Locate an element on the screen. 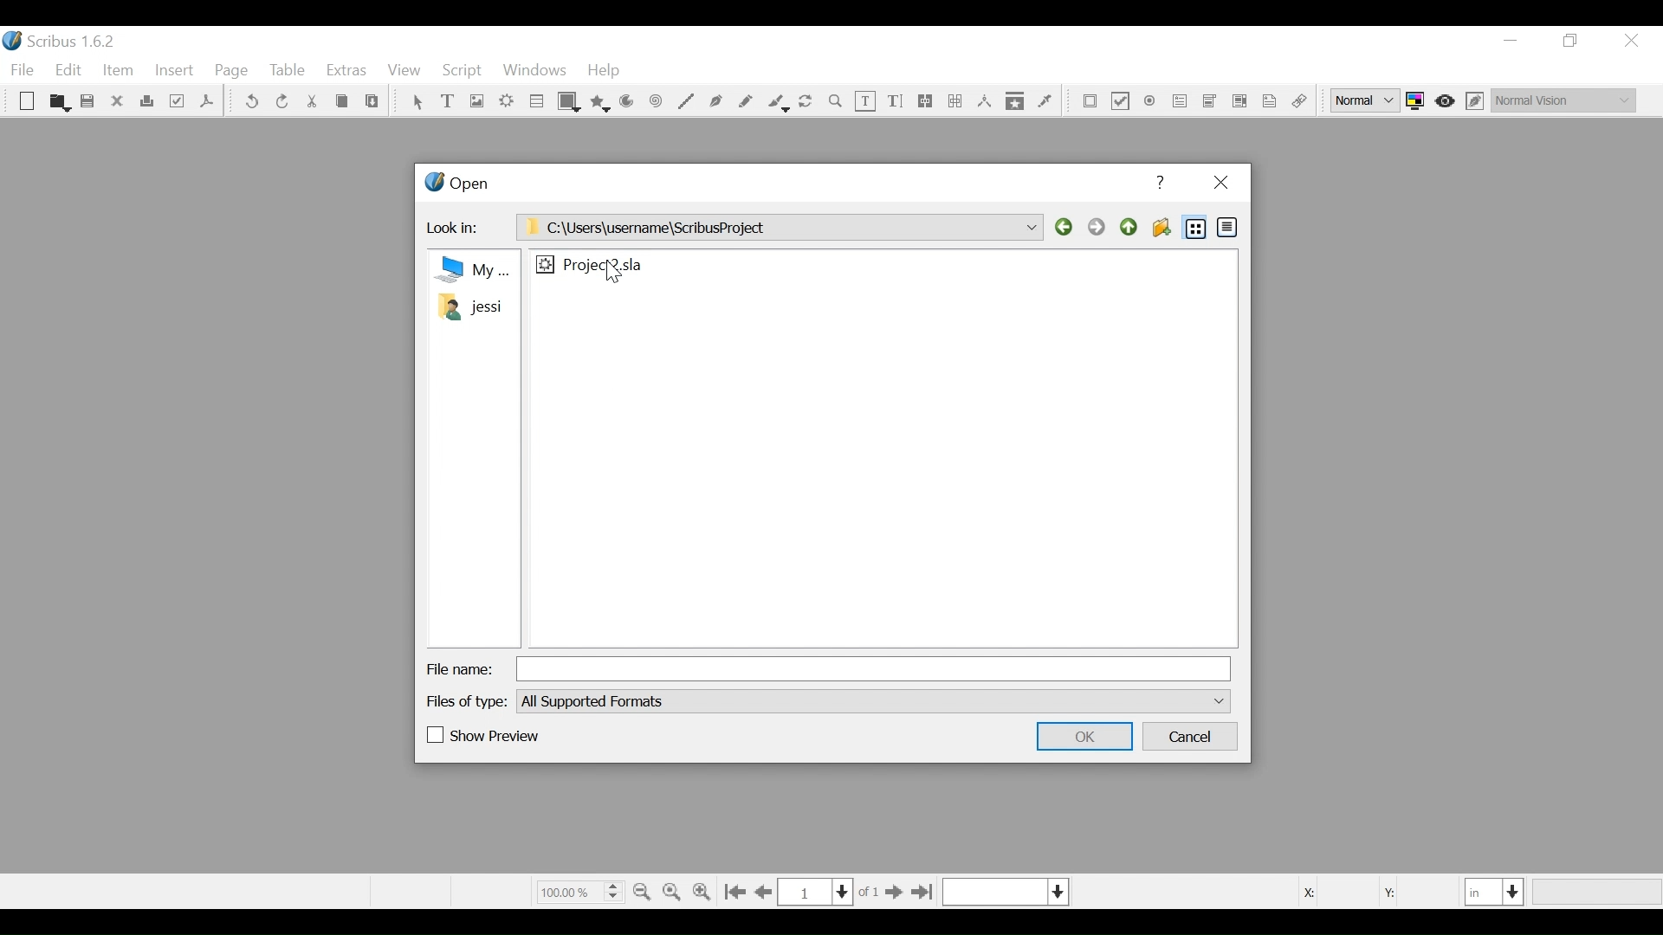 The width and height of the screenshot is (1663, 935). Cop is located at coordinates (341, 103).